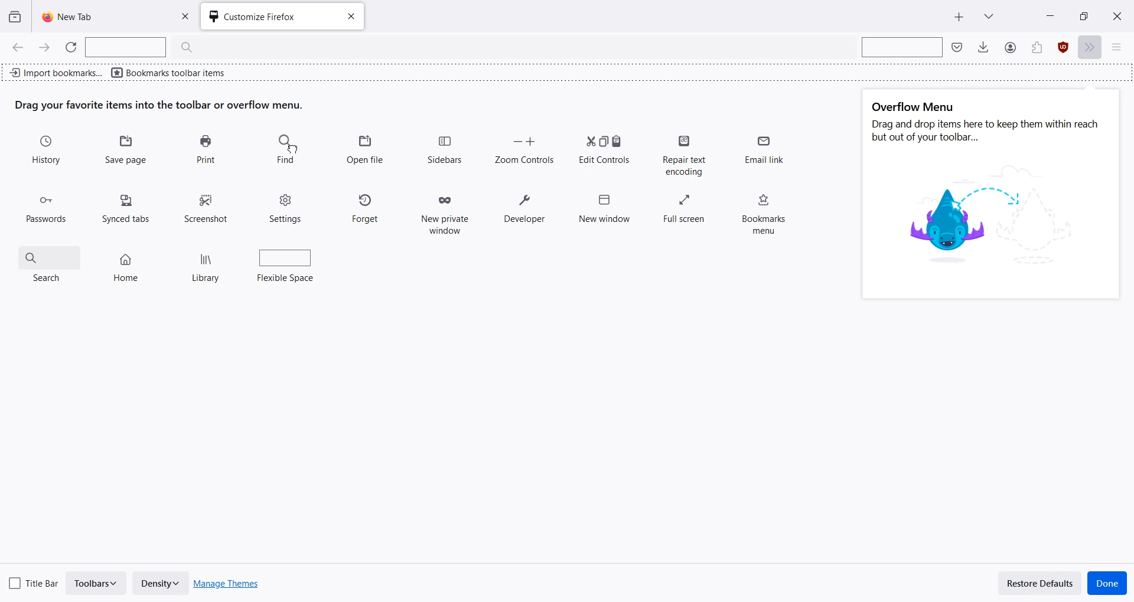 The width and height of the screenshot is (1134, 602). What do you see at coordinates (1121, 48) in the screenshot?
I see `Open Application menu` at bounding box center [1121, 48].